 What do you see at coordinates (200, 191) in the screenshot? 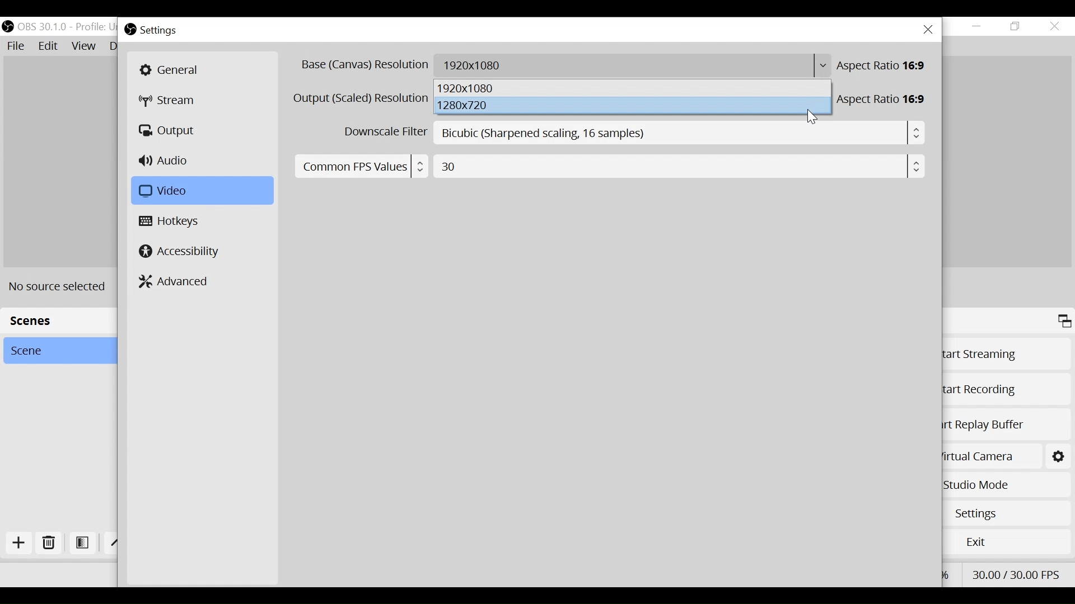
I see `Video` at bounding box center [200, 191].